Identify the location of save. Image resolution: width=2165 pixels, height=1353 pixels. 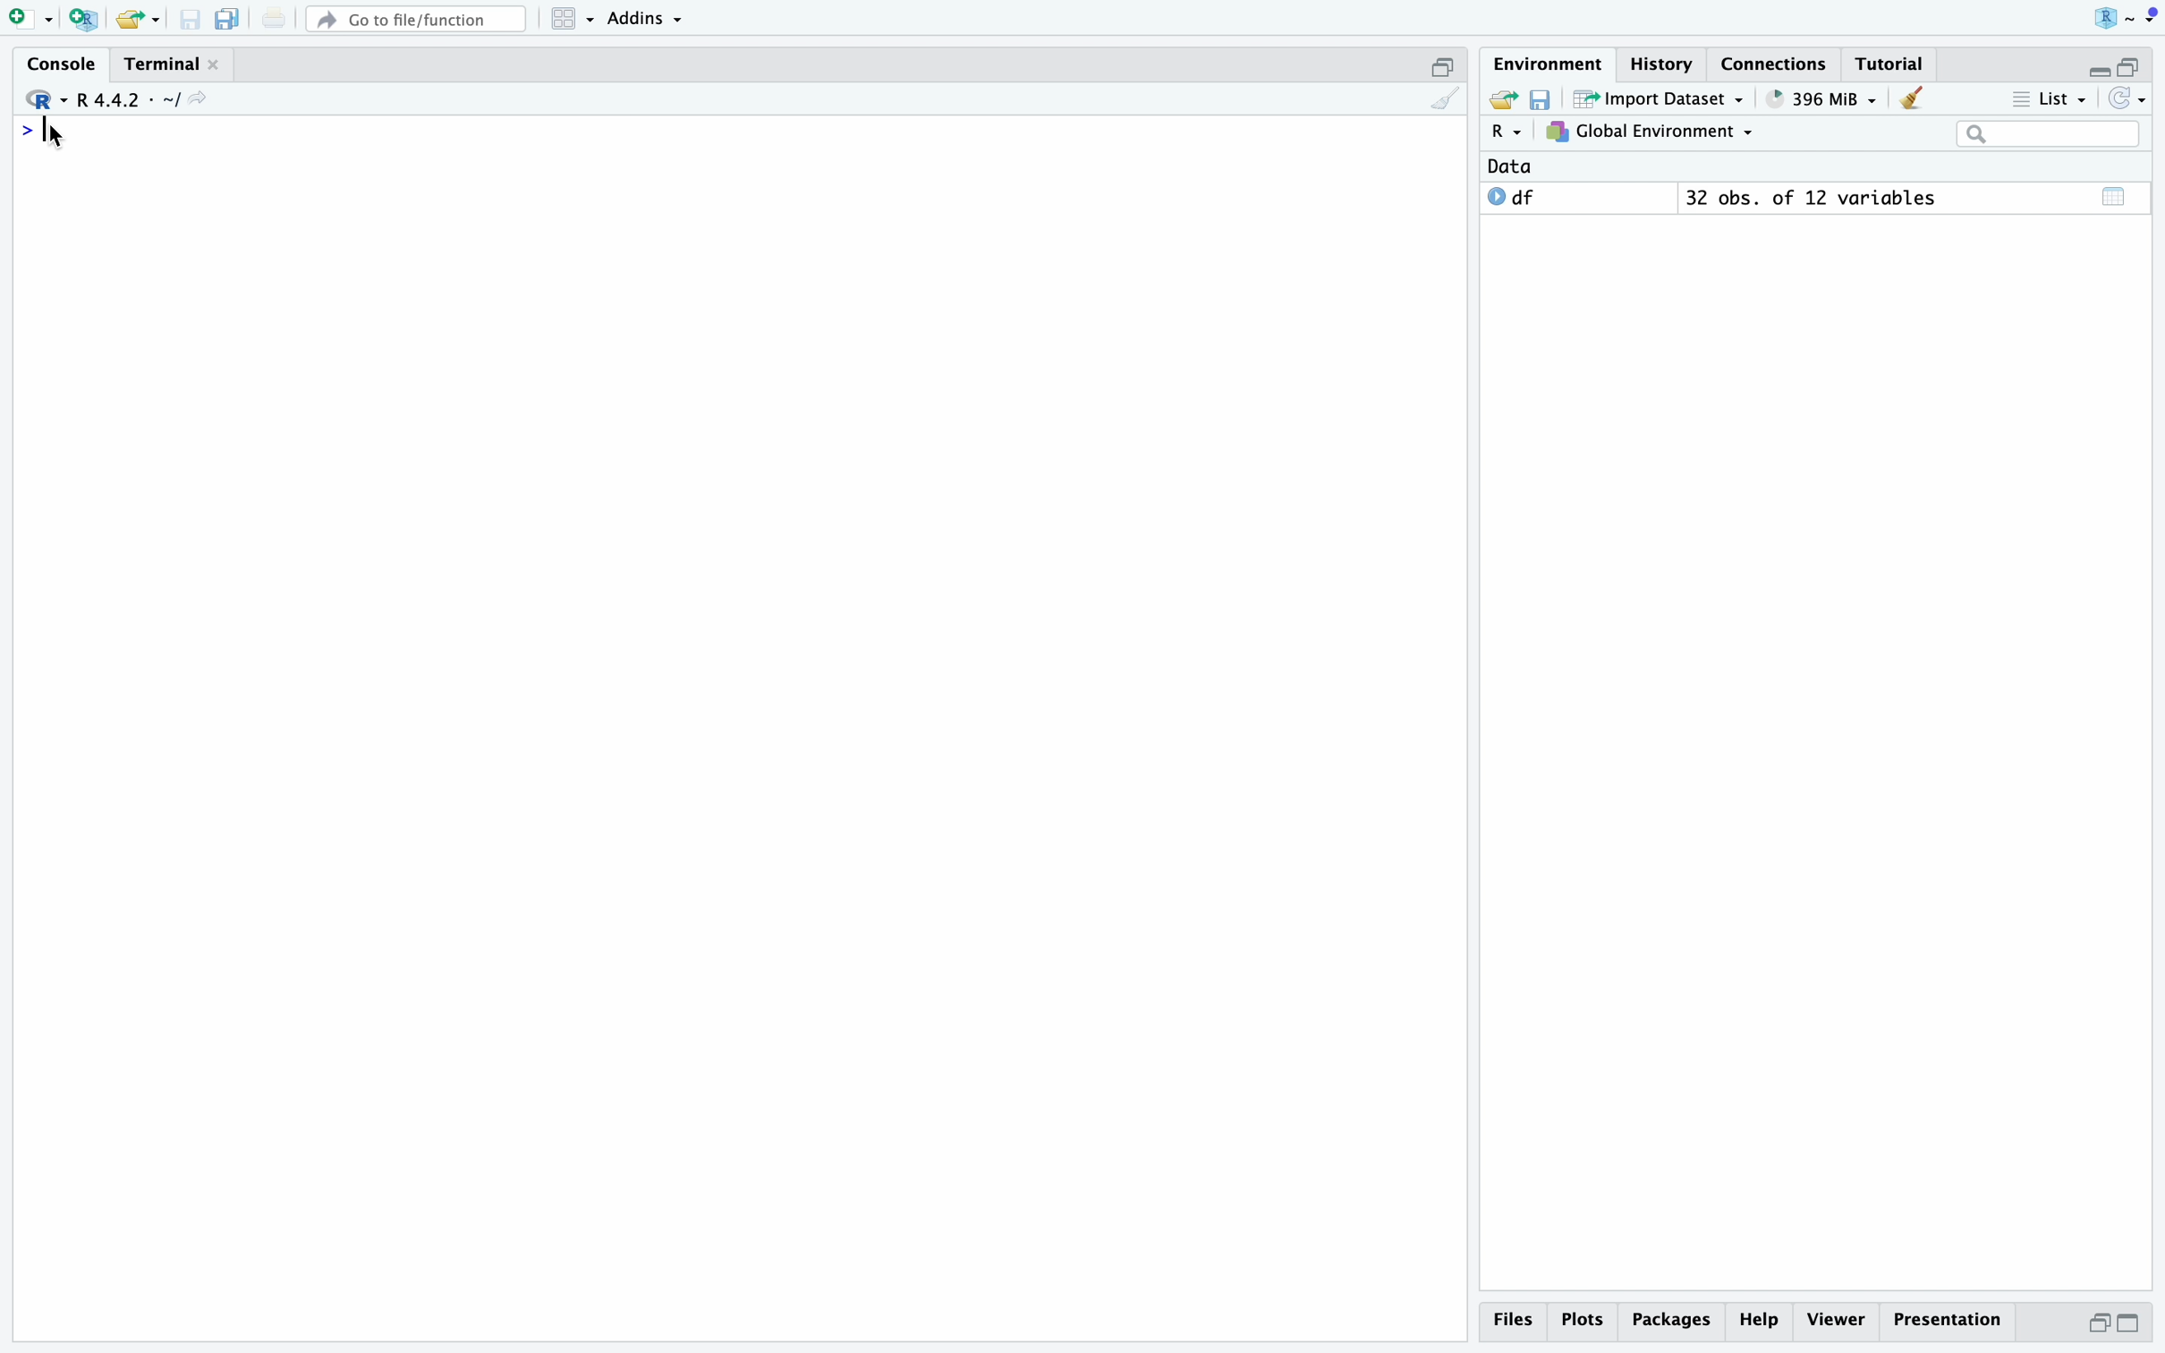
(190, 21).